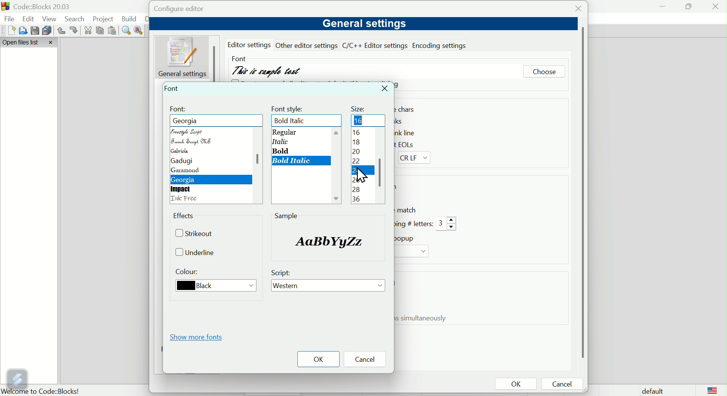 The height and width of the screenshot is (396, 727). Describe the element at coordinates (356, 133) in the screenshot. I see `16` at that location.